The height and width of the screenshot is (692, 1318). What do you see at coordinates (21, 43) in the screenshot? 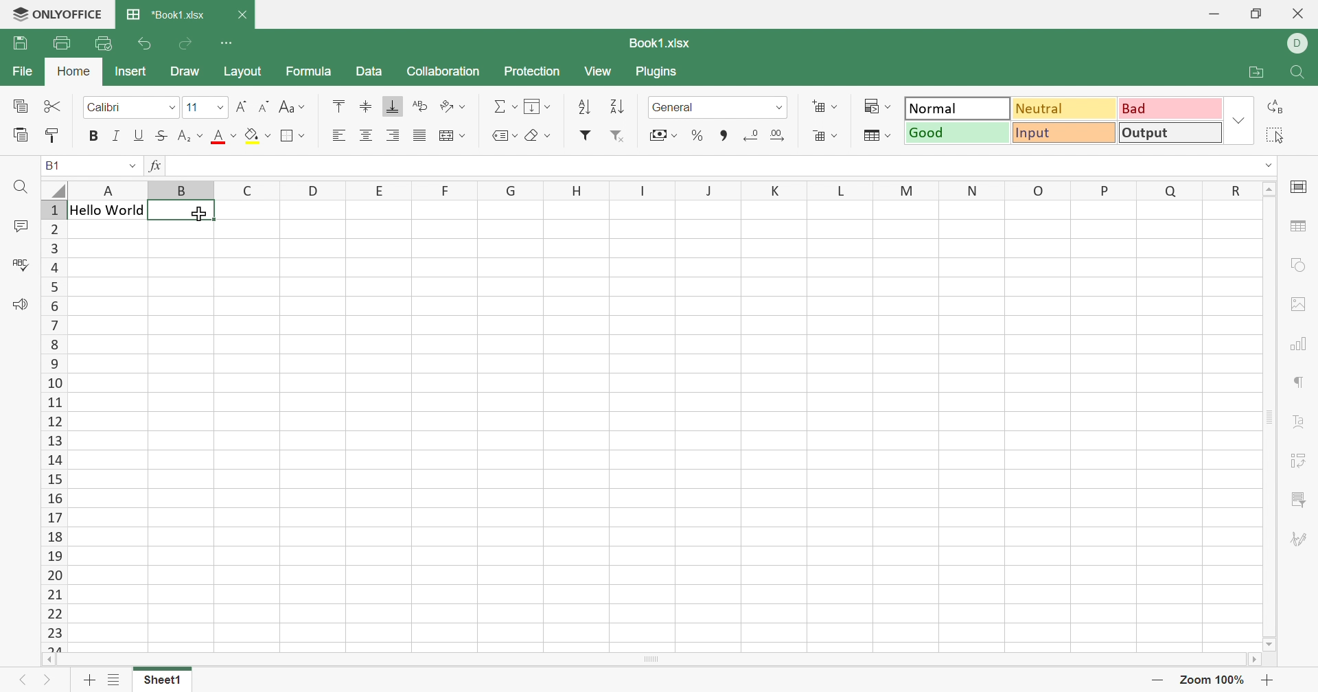
I see `Save` at bounding box center [21, 43].